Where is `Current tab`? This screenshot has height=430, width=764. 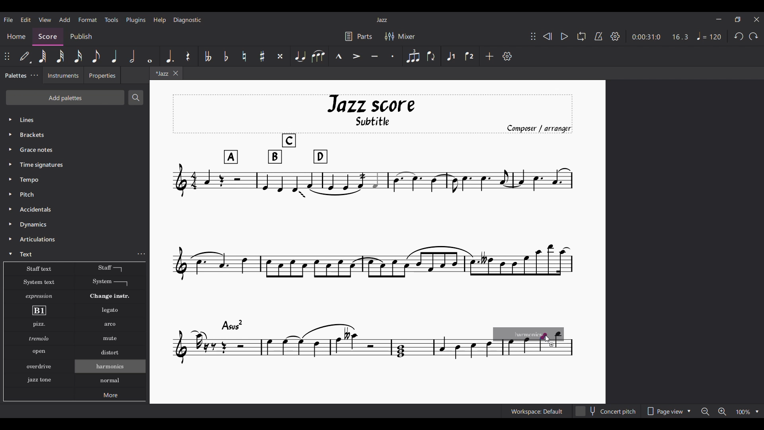 Current tab is located at coordinates (161, 73).